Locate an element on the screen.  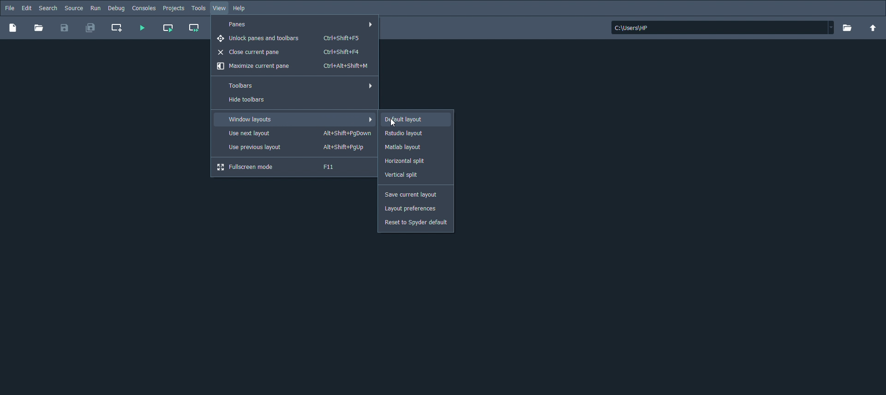
Close current pane is located at coordinates (289, 52).